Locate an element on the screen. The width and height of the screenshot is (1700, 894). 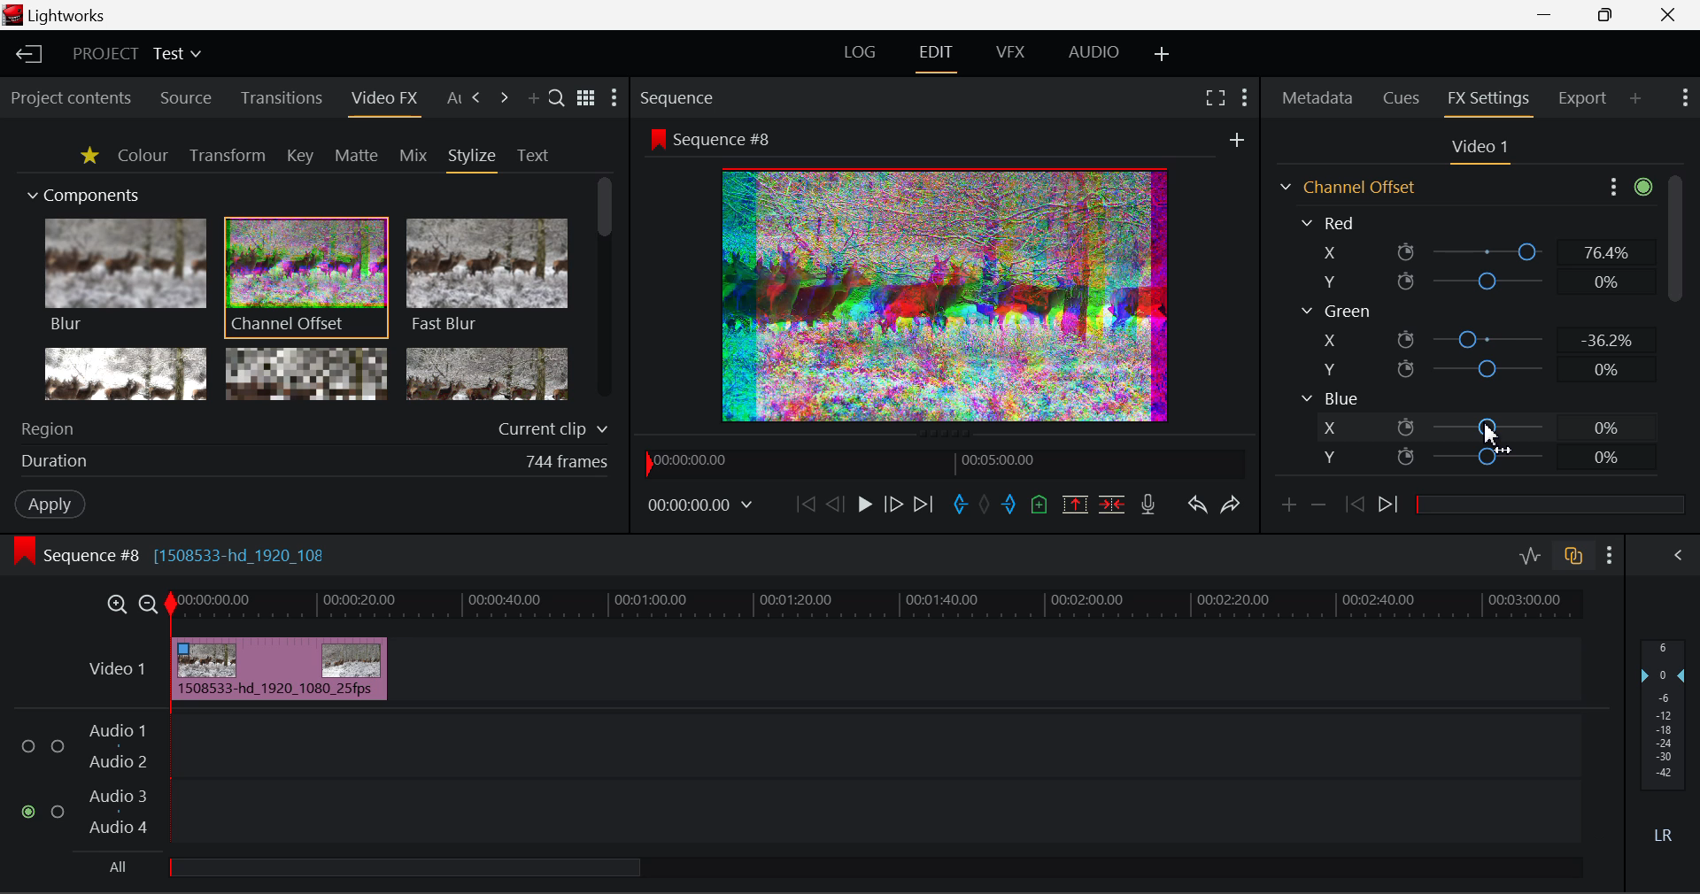
Channel Offset is located at coordinates (1345, 187).